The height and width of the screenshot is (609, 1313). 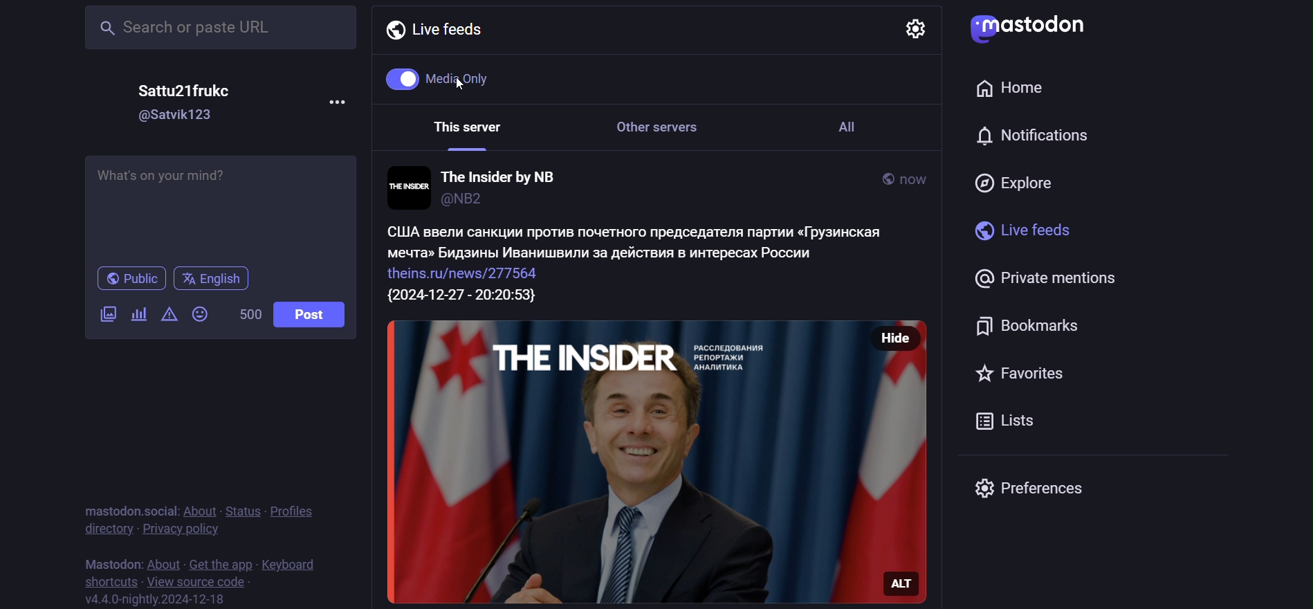 What do you see at coordinates (1034, 276) in the screenshot?
I see `private mention` at bounding box center [1034, 276].